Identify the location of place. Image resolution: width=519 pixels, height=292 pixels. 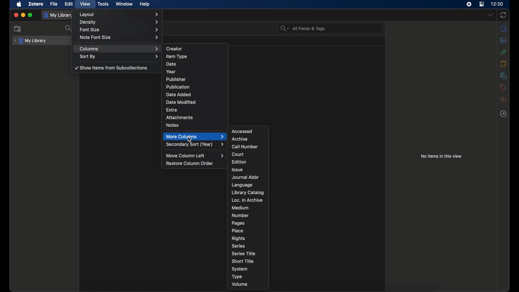
(237, 231).